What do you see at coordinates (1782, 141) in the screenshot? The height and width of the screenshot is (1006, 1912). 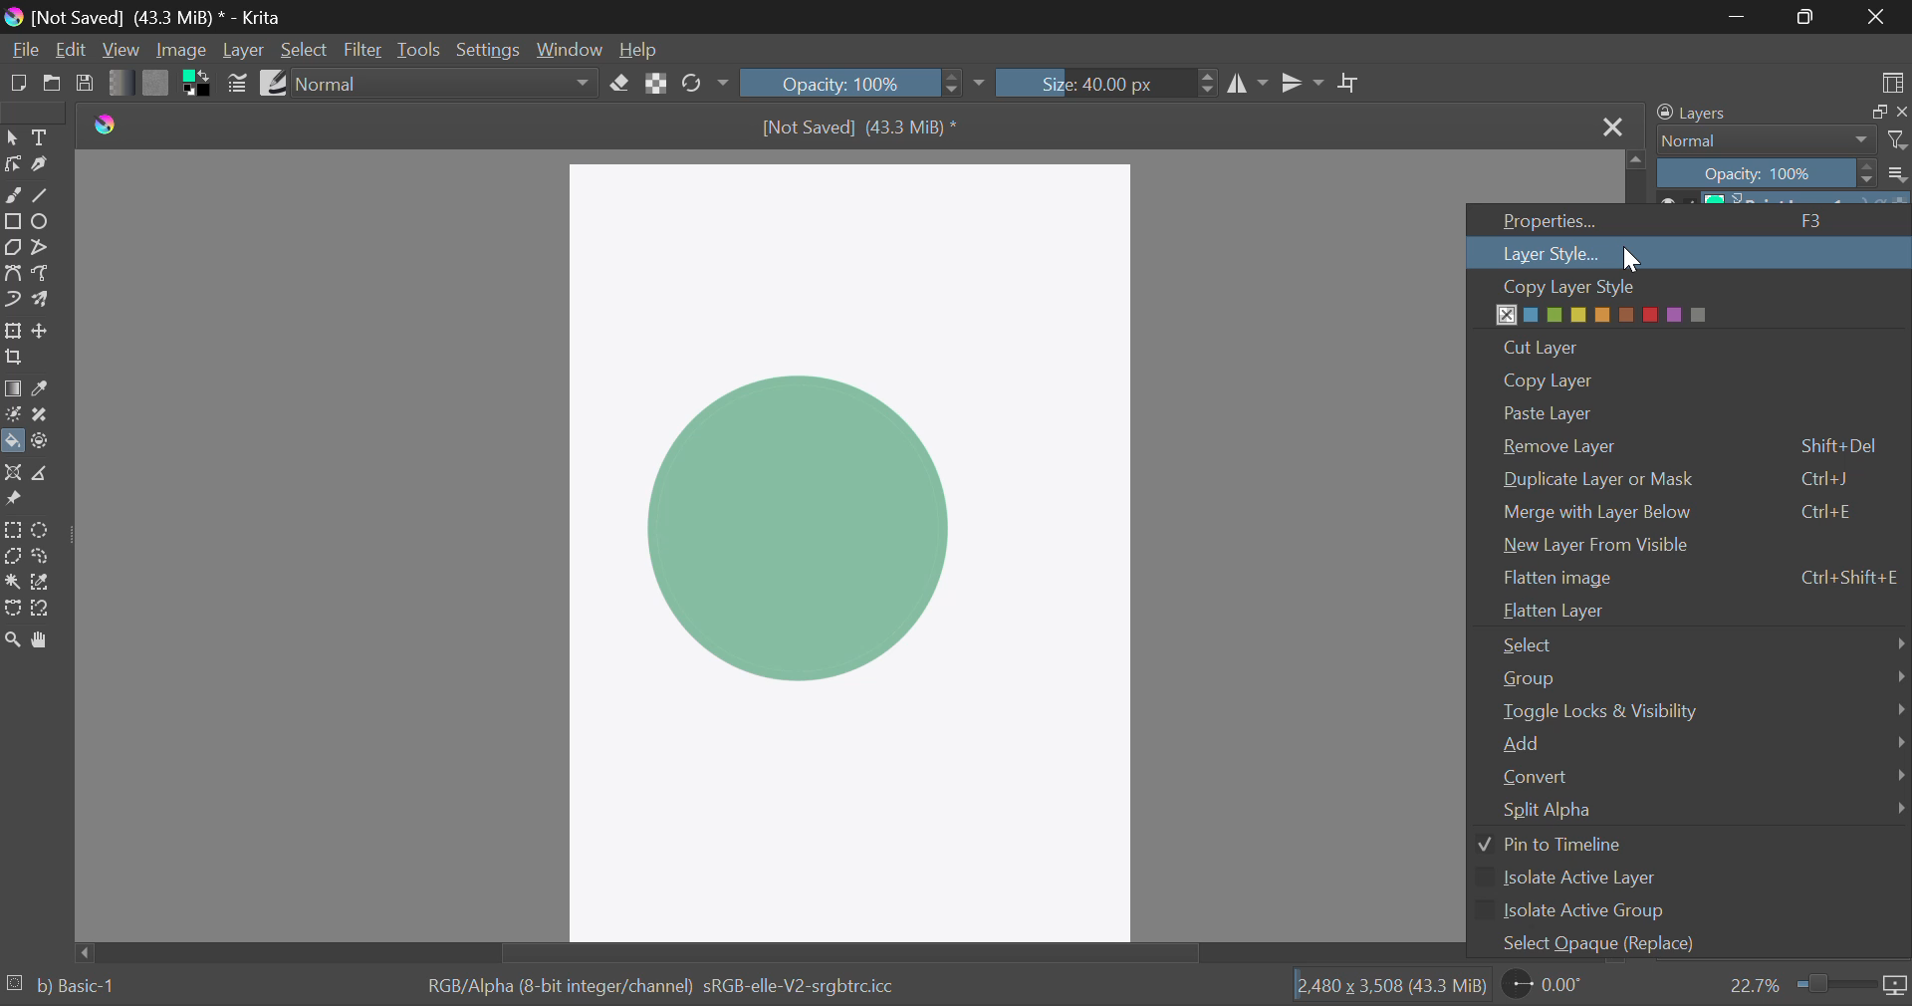 I see `Blending Modes` at bounding box center [1782, 141].